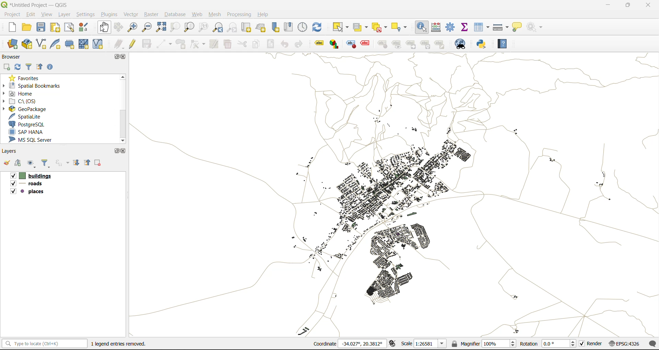  Describe the element at coordinates (547, 343) in the screenshot. I see `rotation` at that location.